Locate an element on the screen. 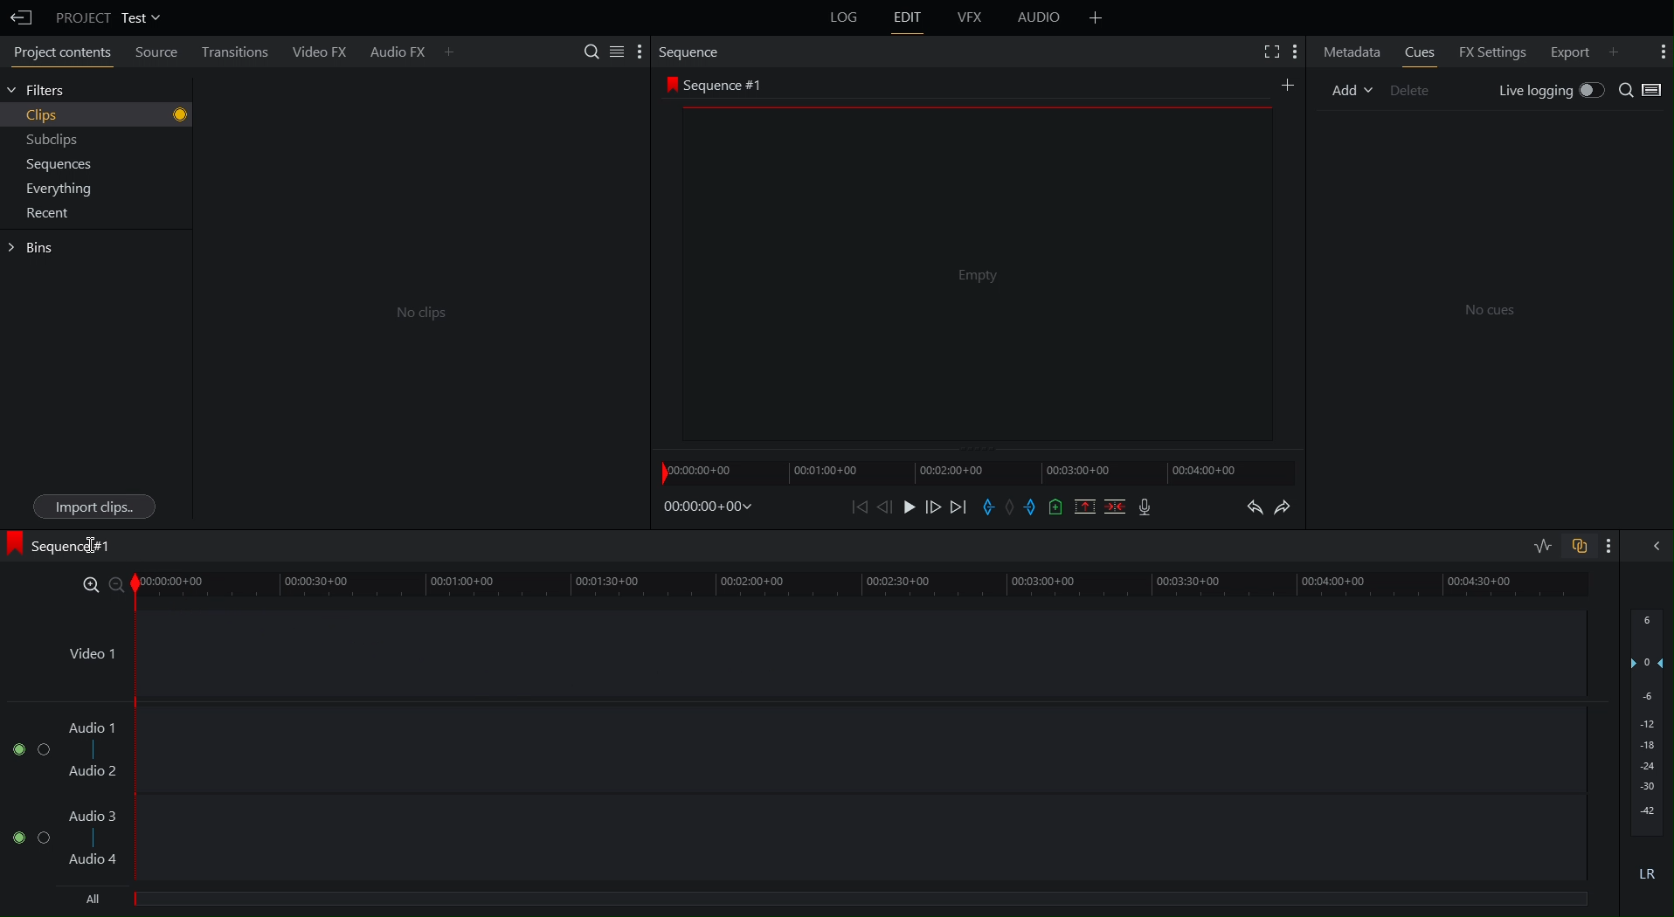  Delete is located at coordinates (1412, 93).